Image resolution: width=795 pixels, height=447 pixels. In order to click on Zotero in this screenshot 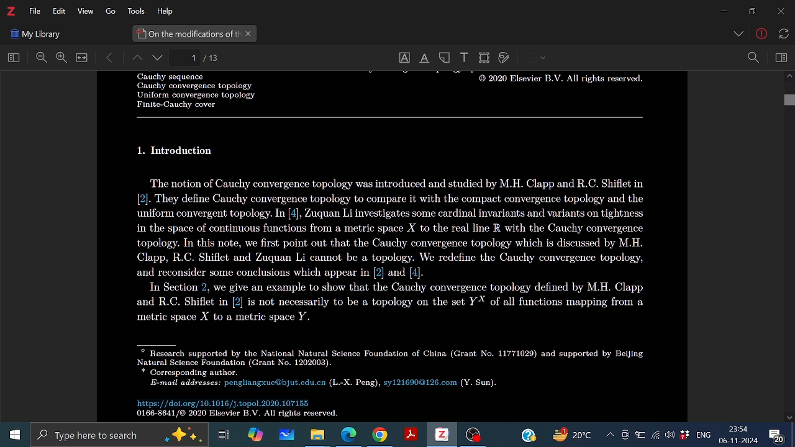, I will do `click(11, 11)`.